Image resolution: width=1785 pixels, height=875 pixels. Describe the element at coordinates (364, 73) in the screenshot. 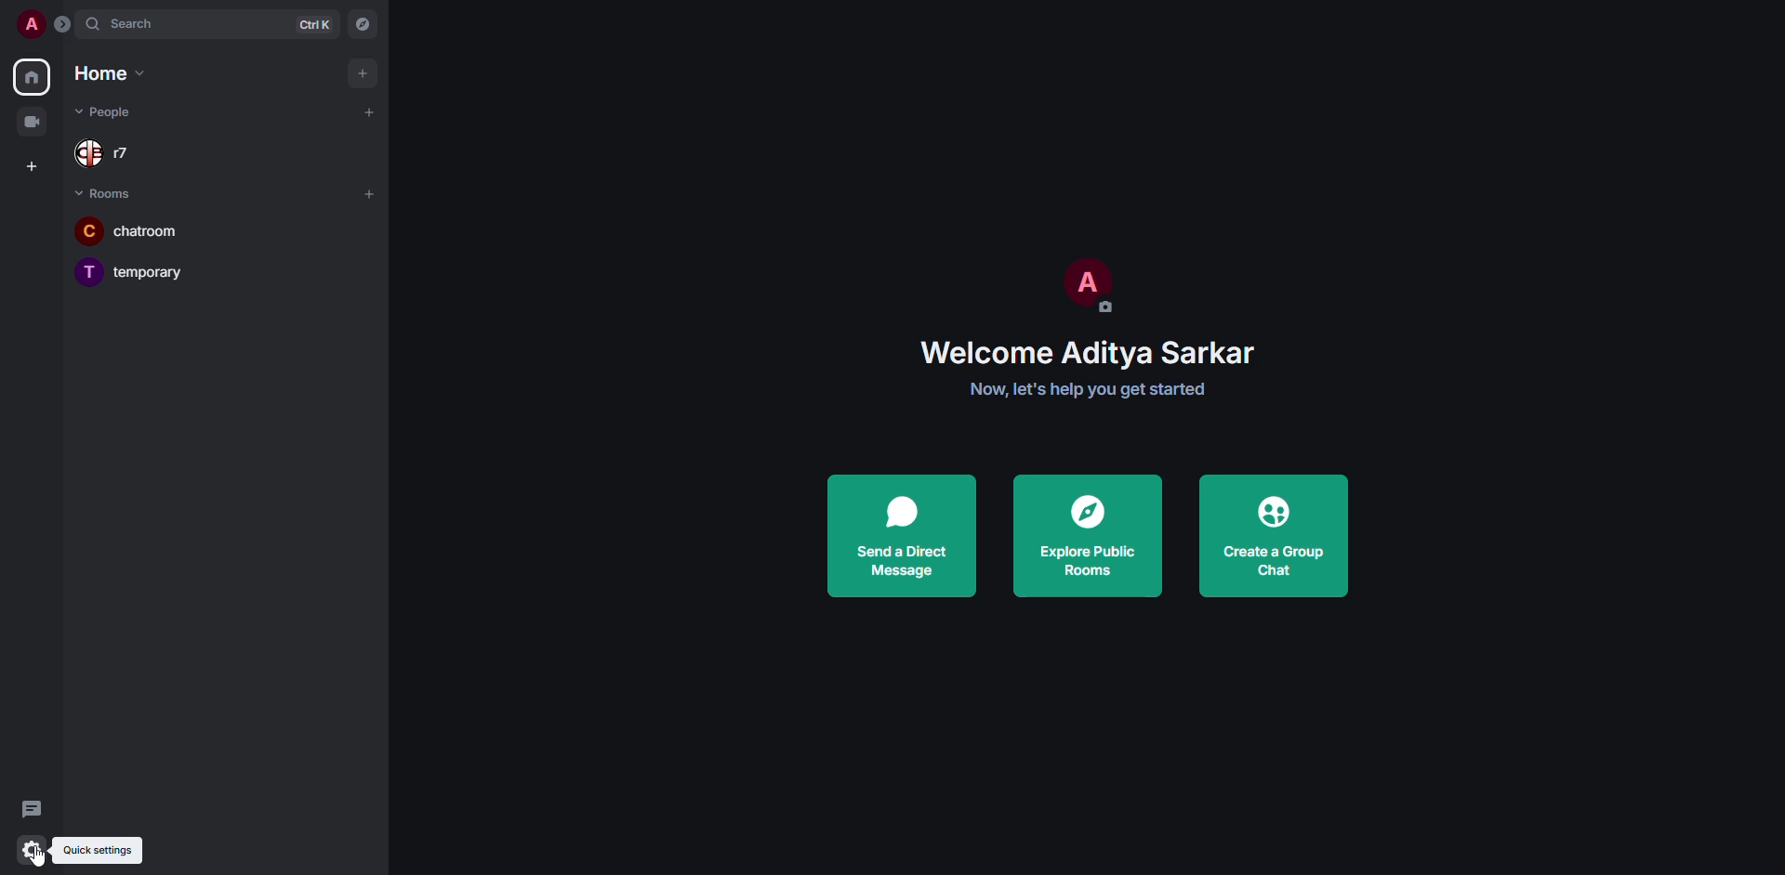

I see `add` at that location.